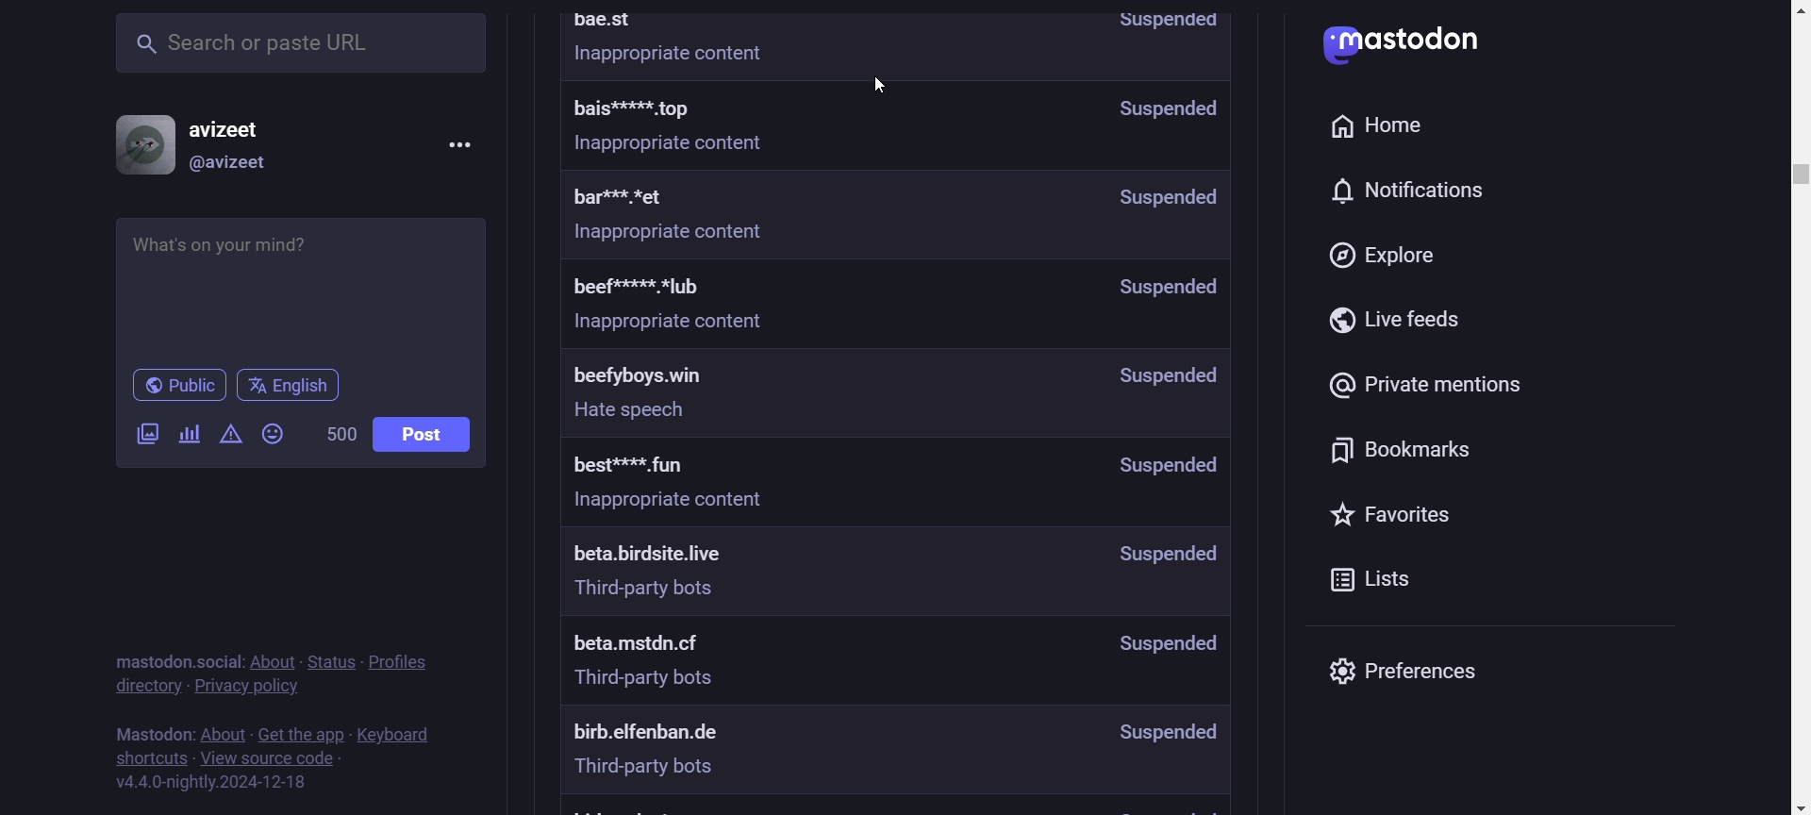  I want to click on moderated server's information, so click(895, 123).